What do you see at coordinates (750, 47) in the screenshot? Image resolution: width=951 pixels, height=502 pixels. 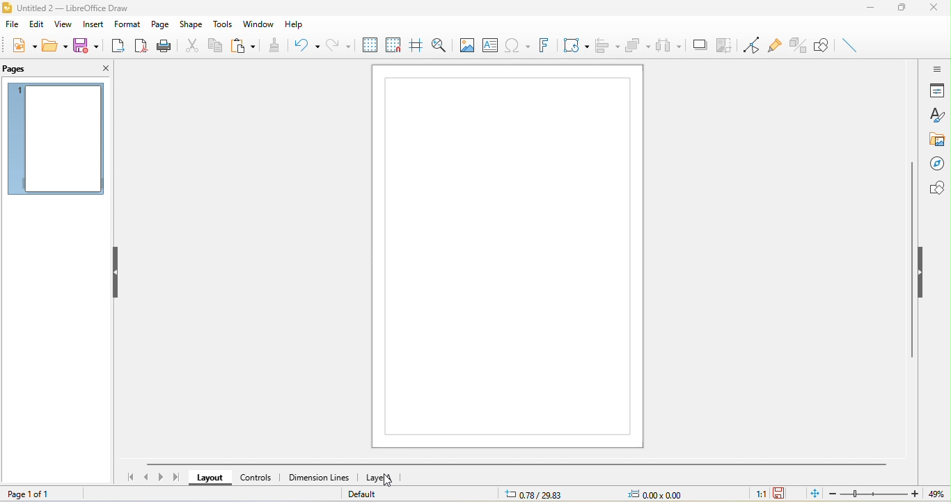 I see `toggle point edit mode` at bounding box center [750, 47].